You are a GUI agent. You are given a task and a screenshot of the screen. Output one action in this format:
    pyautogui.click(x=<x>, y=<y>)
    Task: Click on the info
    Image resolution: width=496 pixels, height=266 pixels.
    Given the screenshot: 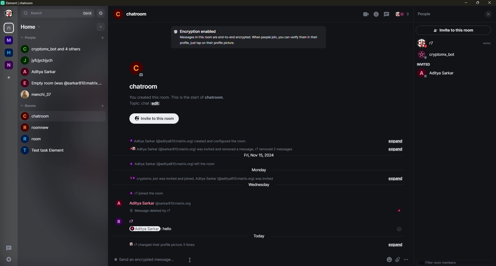 What is the action you would take?
    pyautogui.click(x=214, y=145)
    